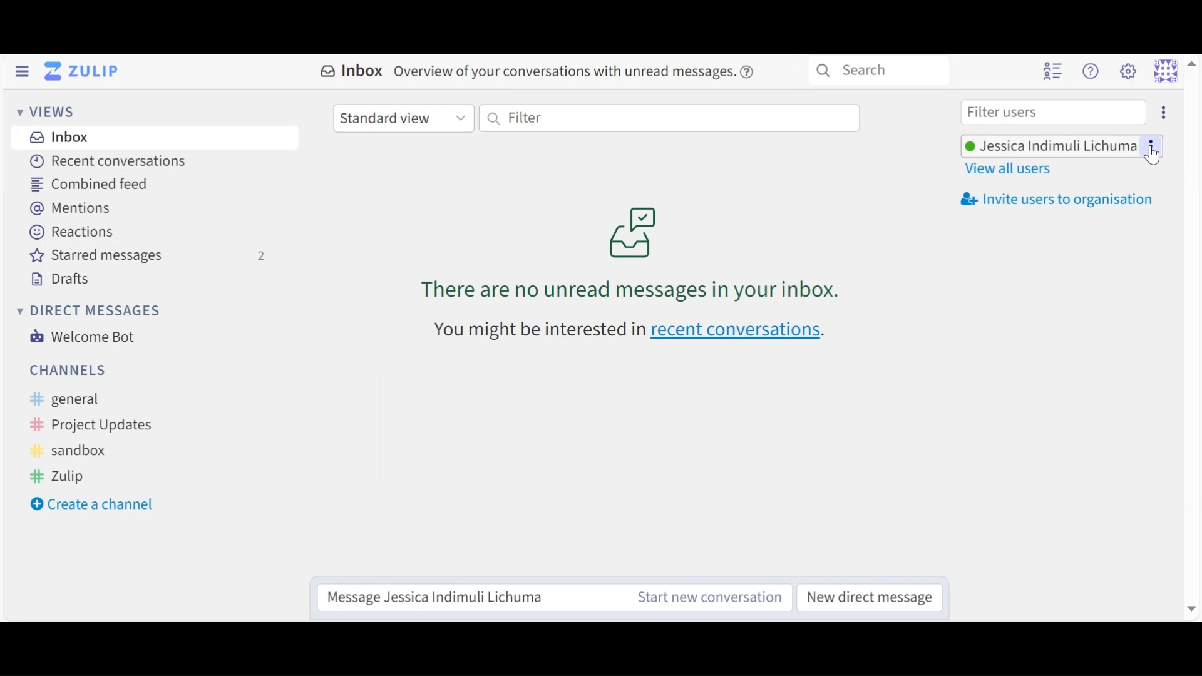  I want to click on zulip, so click(59, 475).